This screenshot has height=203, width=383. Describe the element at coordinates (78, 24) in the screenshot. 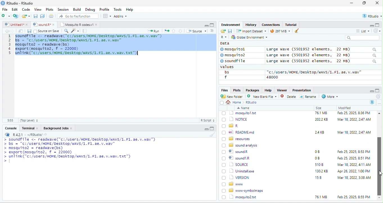

I see `Mosquito R codes.v1` at that location.